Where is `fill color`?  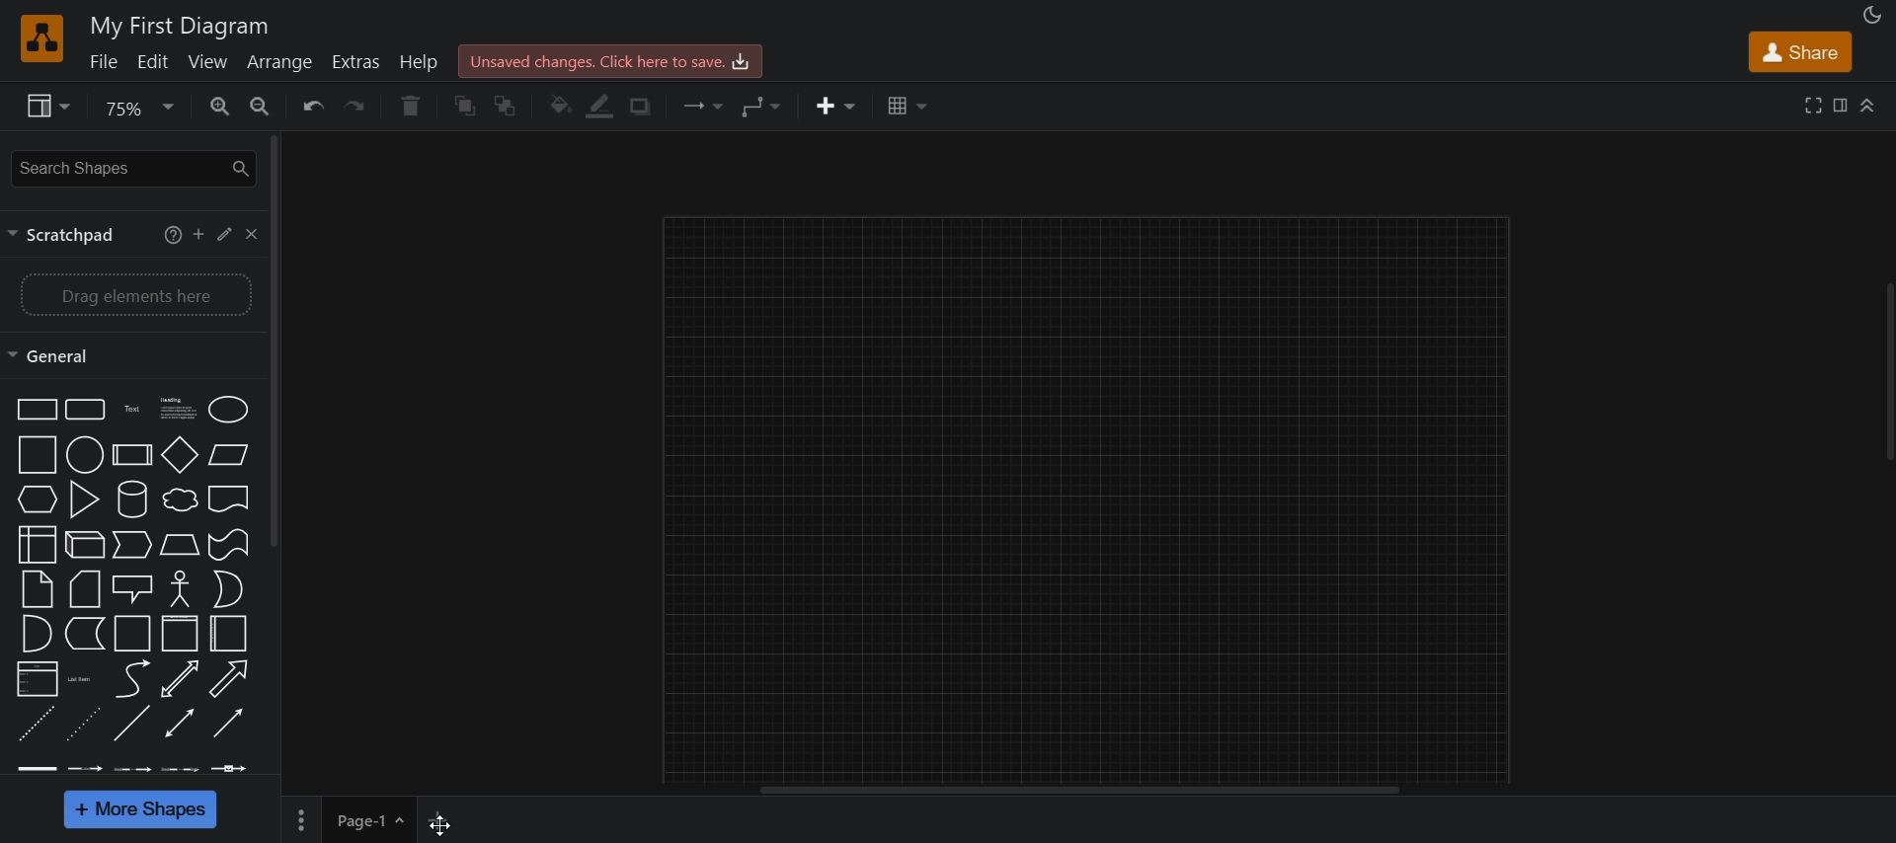 fill color is located at coordinates (605, 108).